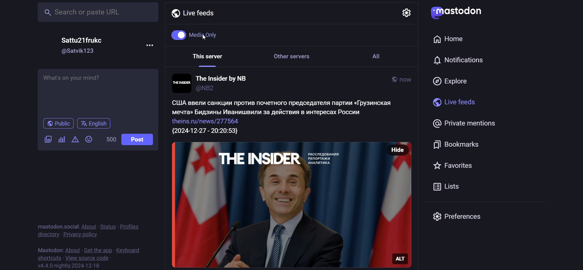 This screenshot has width=583, height=270. Describe the element at coordinates (89, 227) in the screenshot. I see `about` at that location.